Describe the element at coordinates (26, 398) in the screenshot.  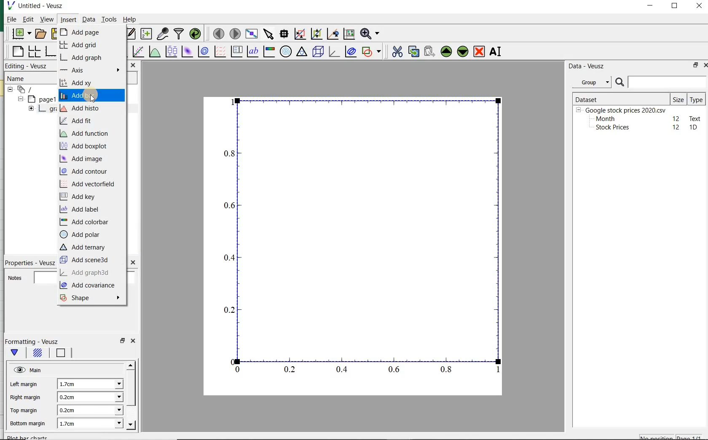
I see `Right margin` at that location.